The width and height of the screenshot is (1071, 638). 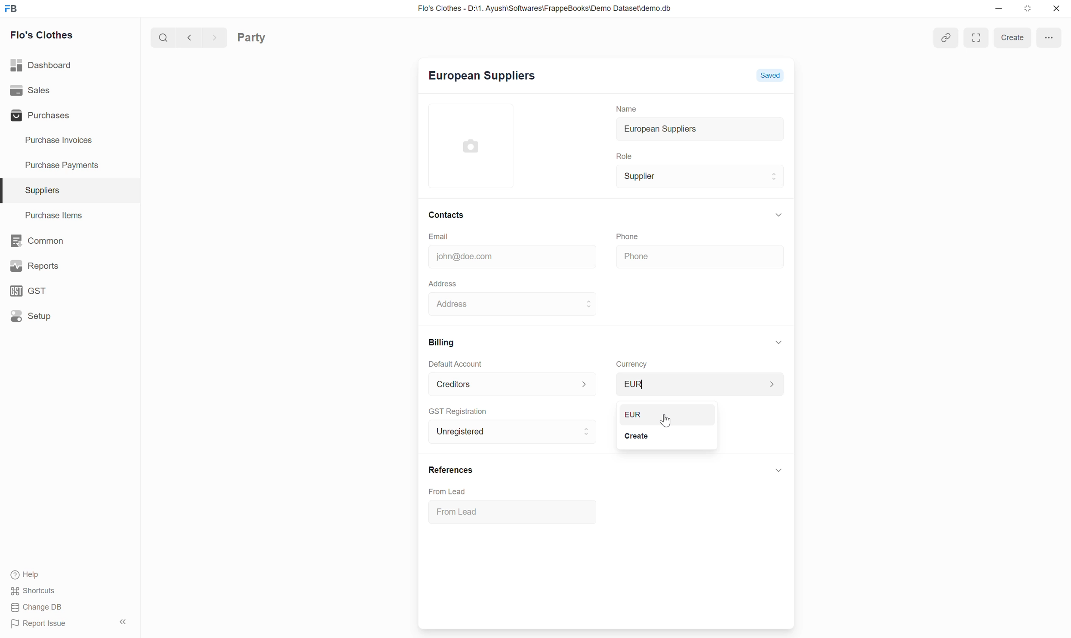 What do you see at coordinates (186, 37) in the screenshot?
I see `go back` at bounding box center [186, 37].